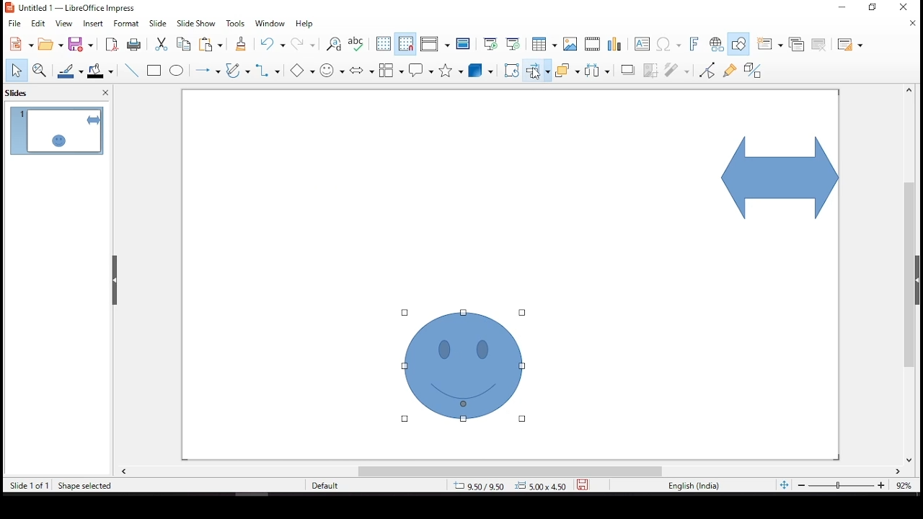  Describe the element at coordinates (480, 71) in the screenshot. I see `3D objects` at that location.